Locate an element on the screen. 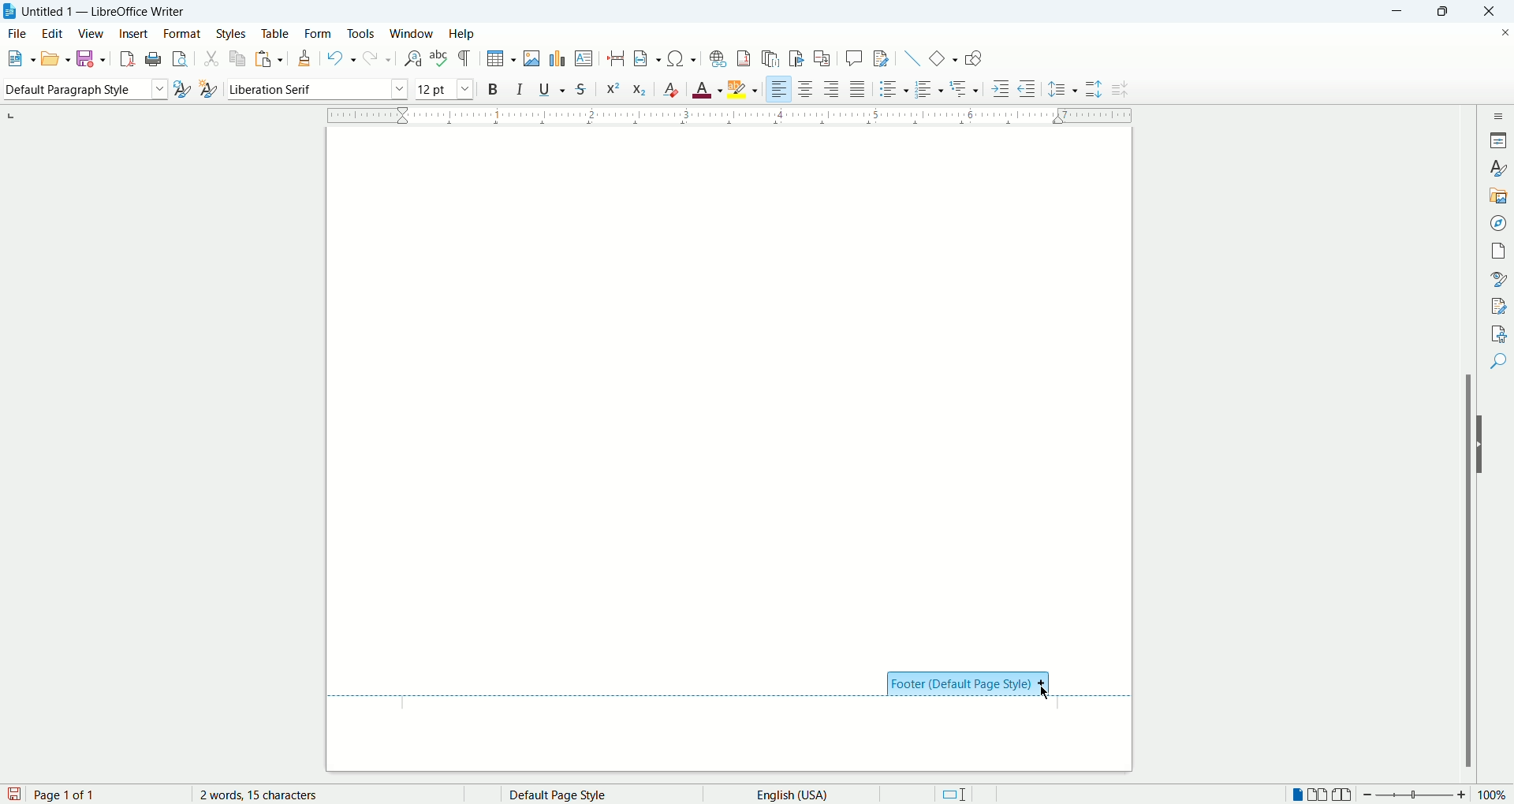 The height and width of the screenshot is (804, 1514). ruler is located at coordinates (729, 114).